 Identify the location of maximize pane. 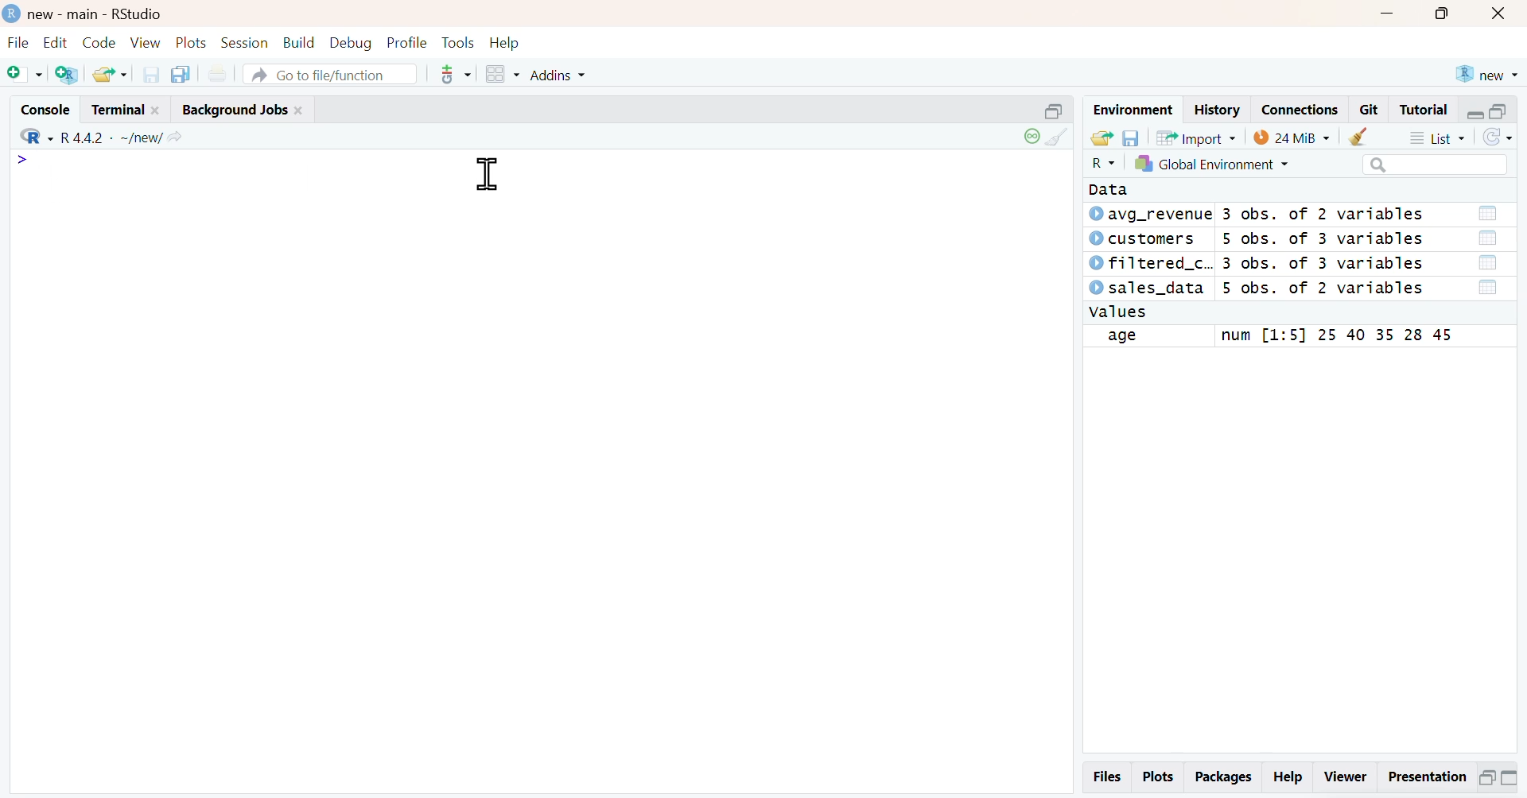
(1500, 112).